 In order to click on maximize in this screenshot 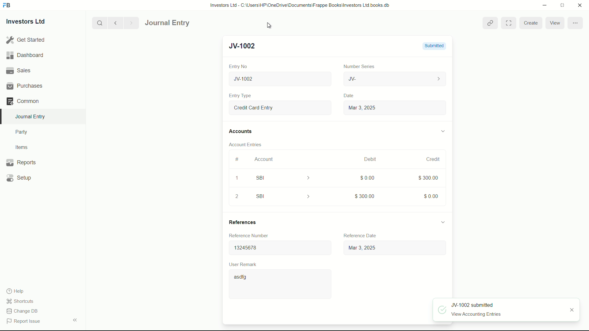, I will do `click(562, 5)`.